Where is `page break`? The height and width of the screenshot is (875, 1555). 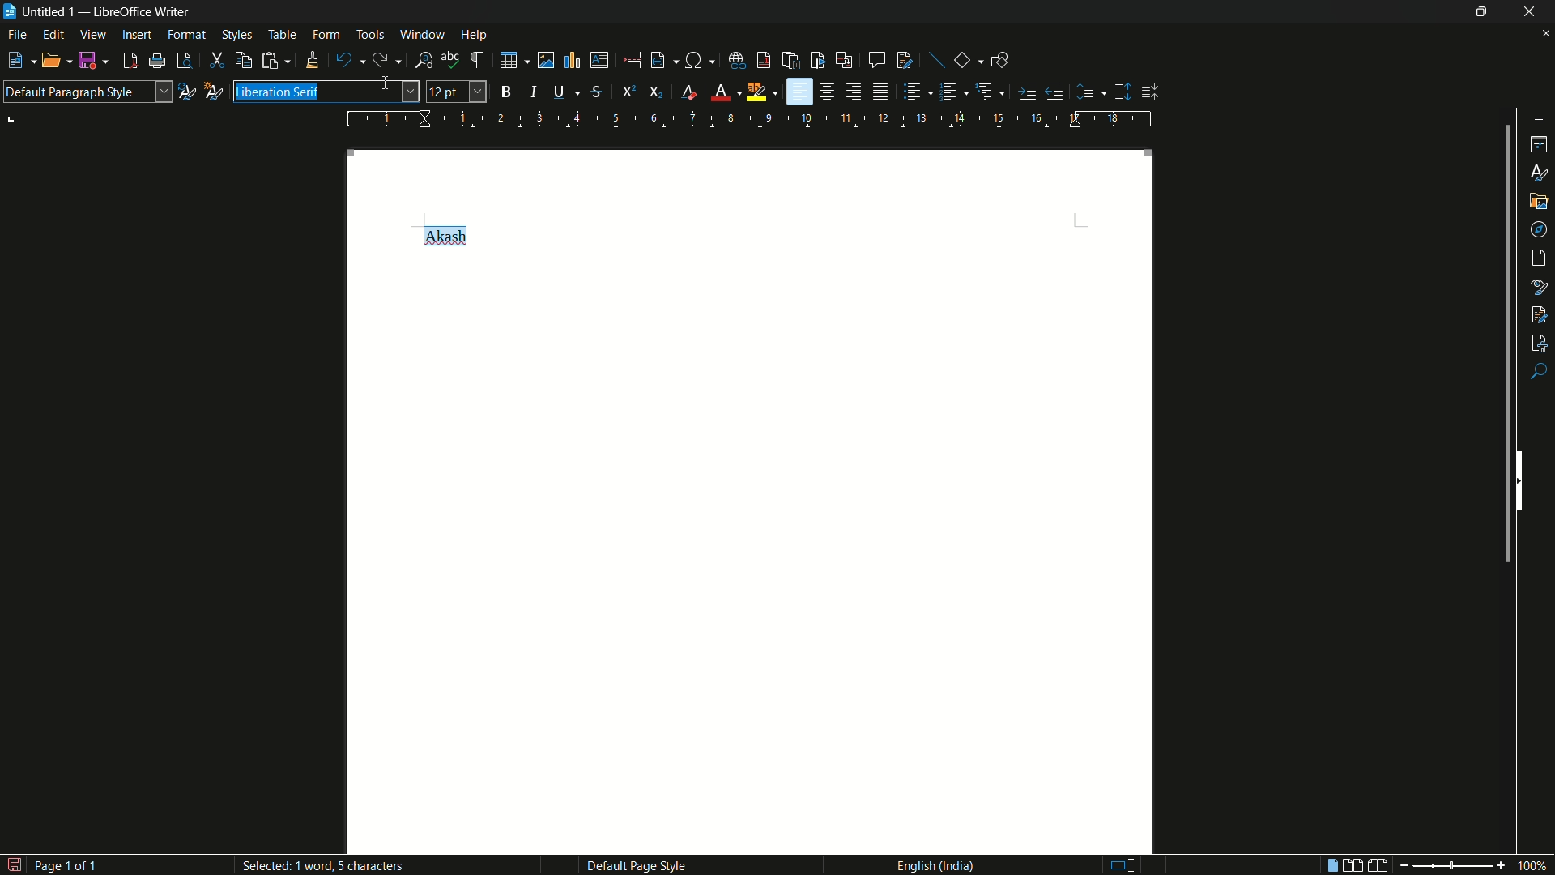
page break is located at coordinates (631, 60).